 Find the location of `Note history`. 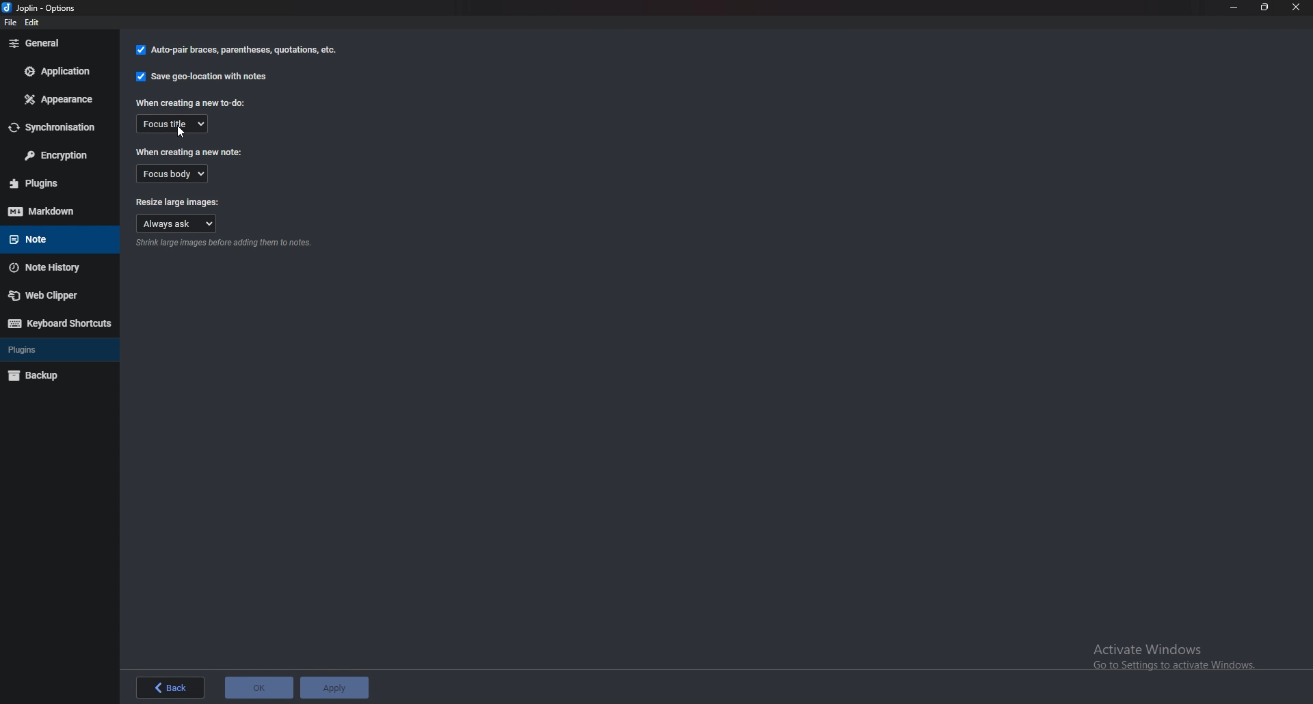

Note history is located at coordinates (57, 268).